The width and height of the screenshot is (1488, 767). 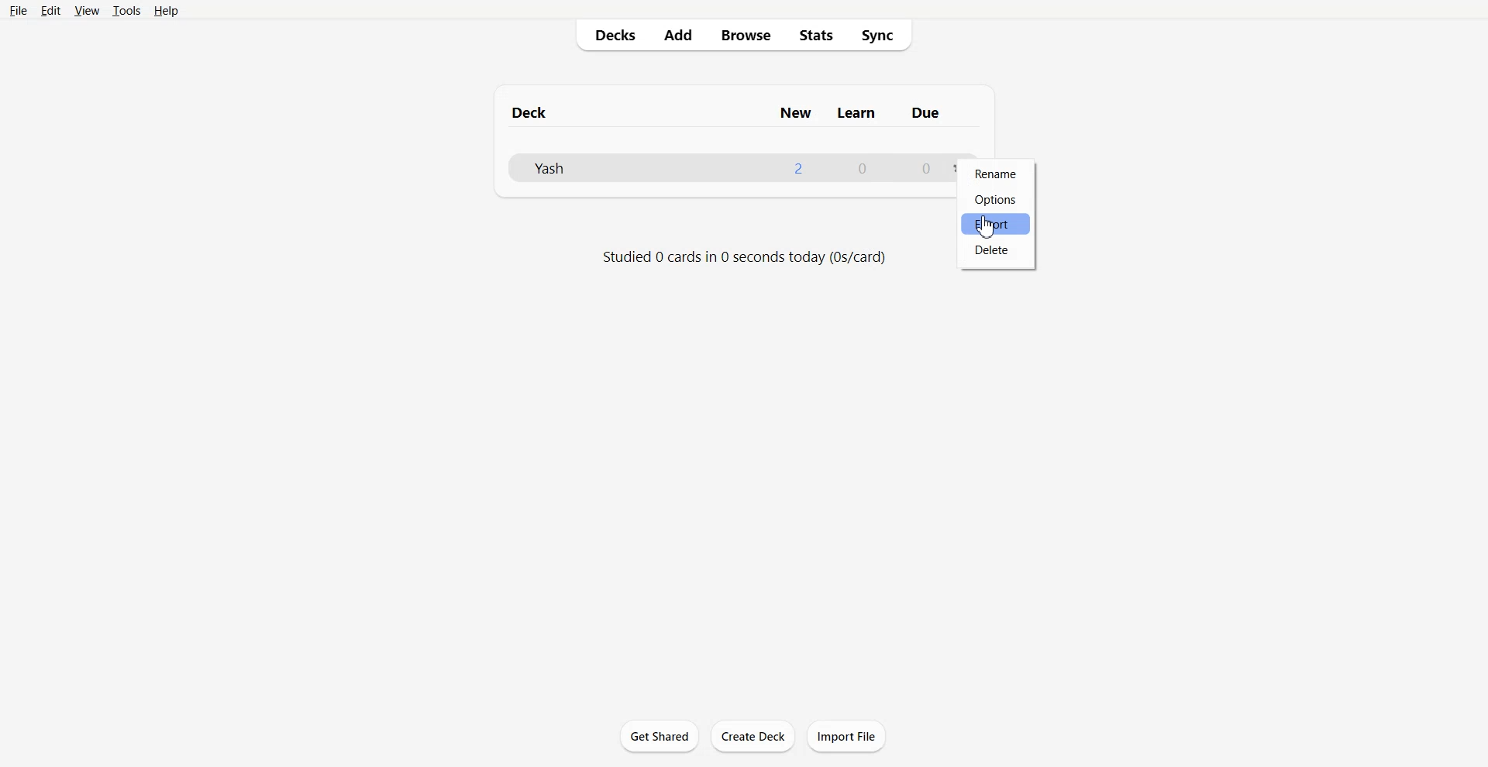 What do you see at coordinates (927, 113) in the screenshot?
I see `due` at bounding box center [927, 113].